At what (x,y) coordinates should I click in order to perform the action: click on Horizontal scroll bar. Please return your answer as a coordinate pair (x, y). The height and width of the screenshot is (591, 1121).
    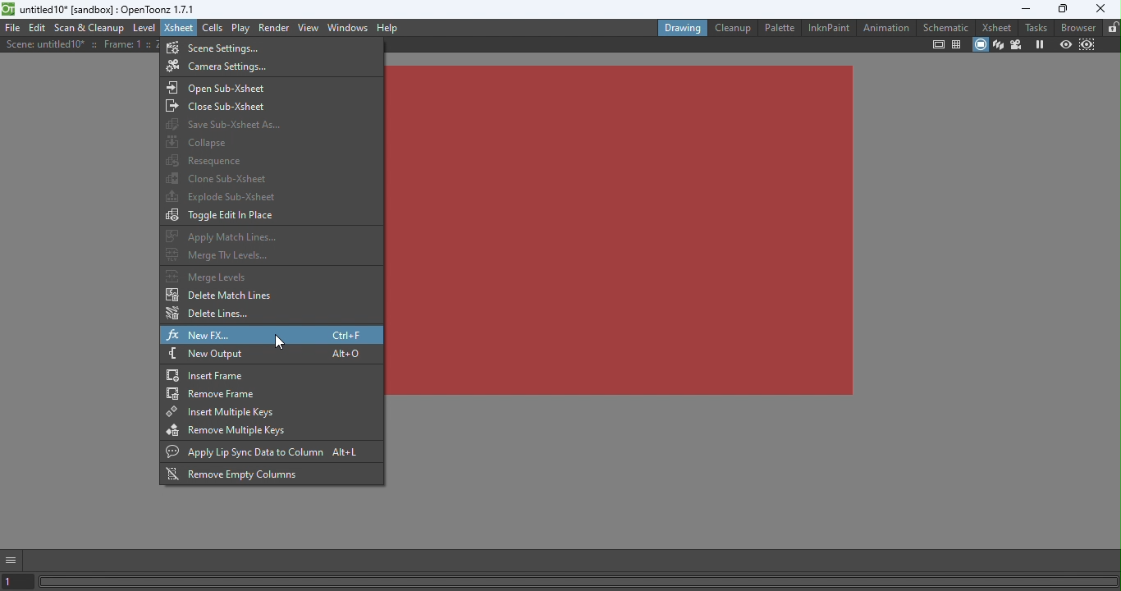
    Looking at the image, I should click on (579, 581).